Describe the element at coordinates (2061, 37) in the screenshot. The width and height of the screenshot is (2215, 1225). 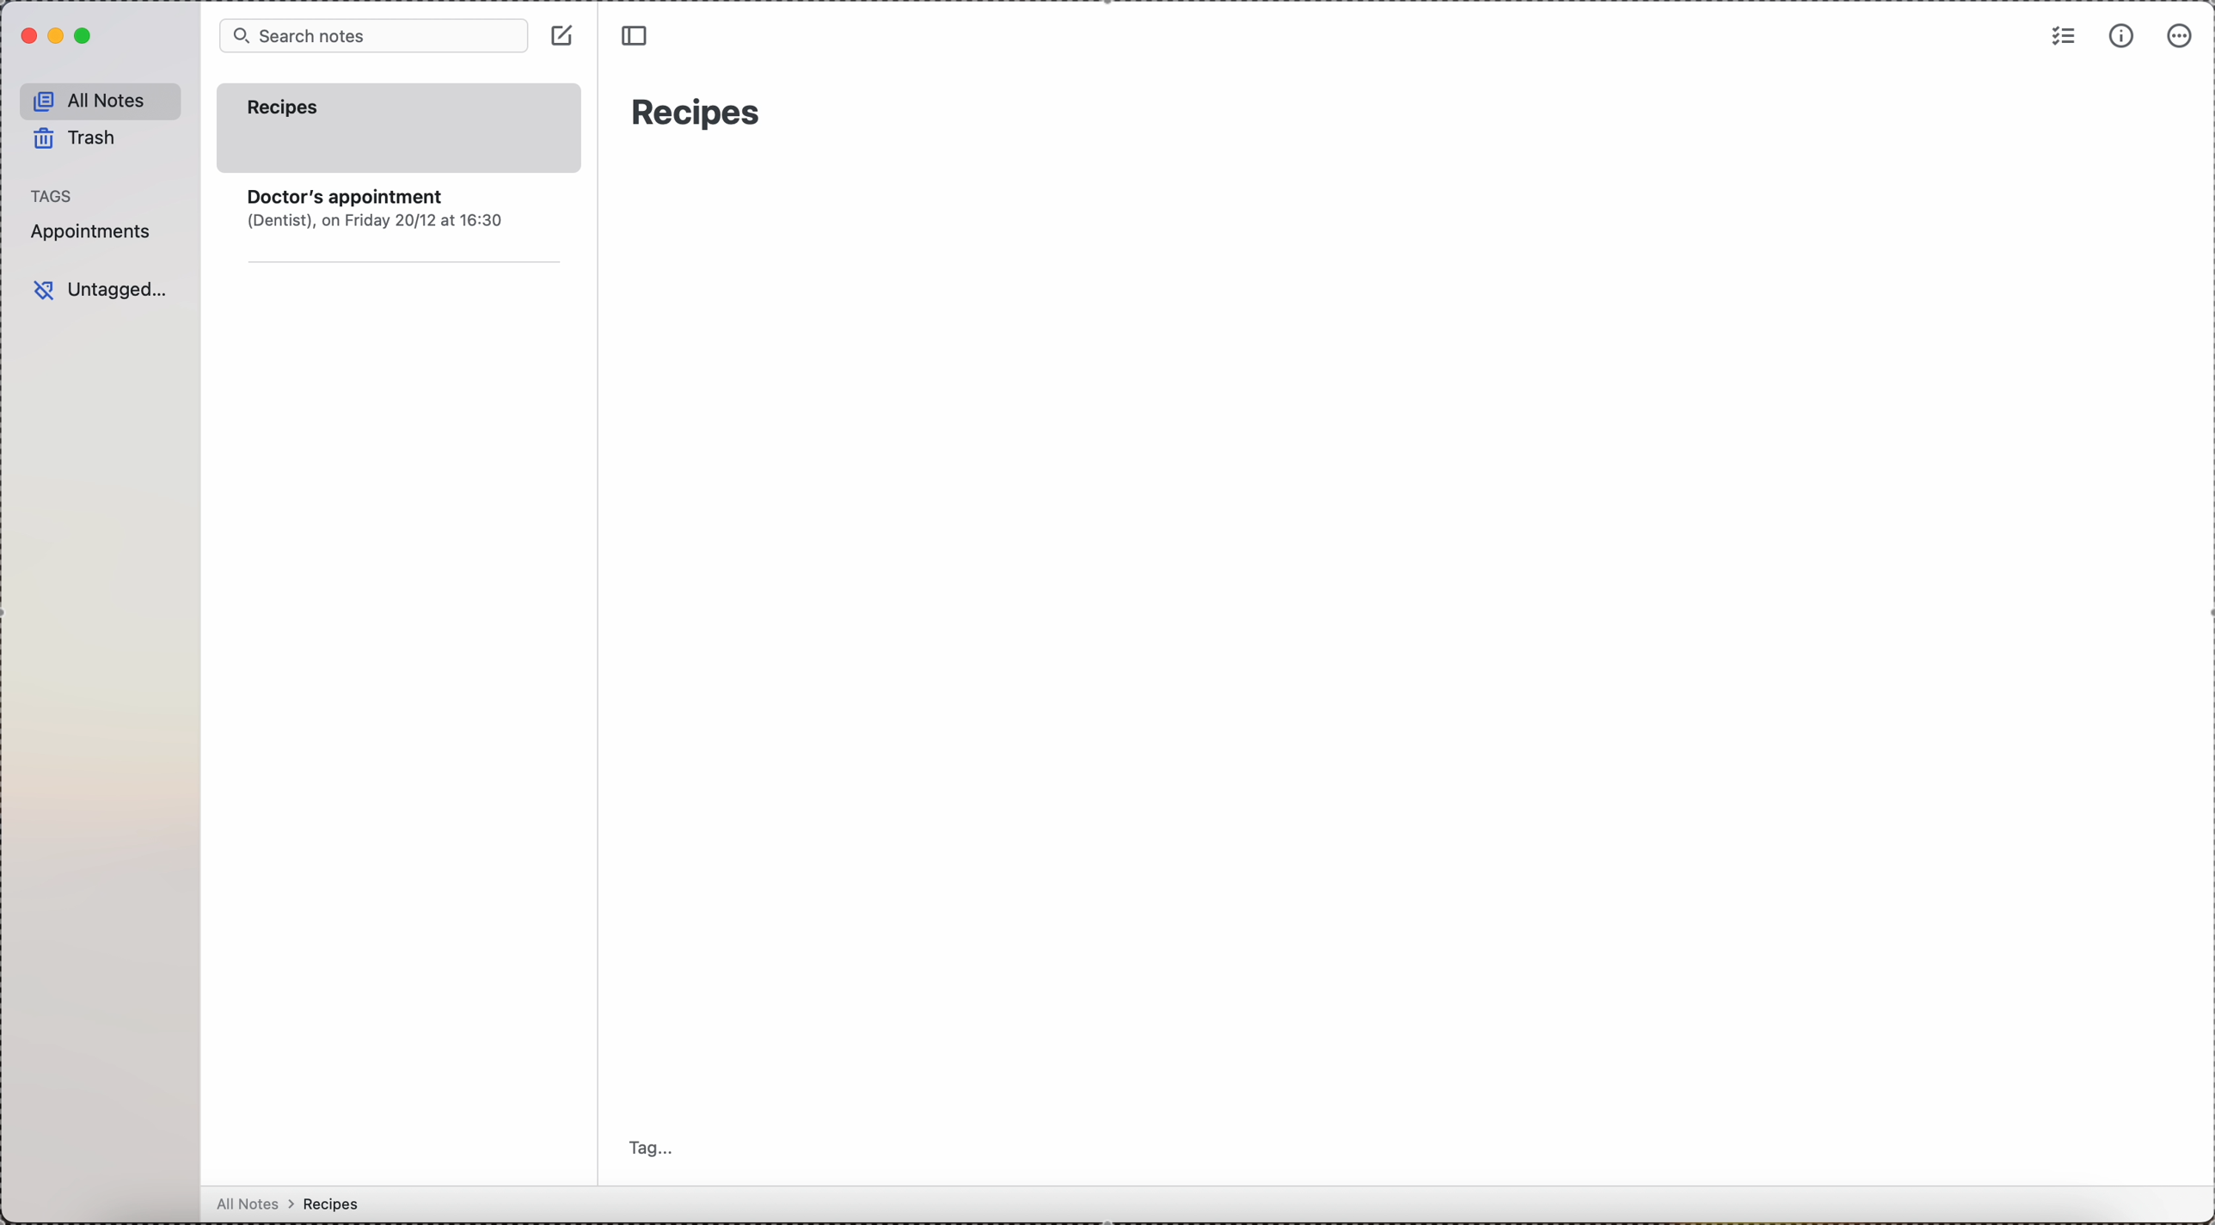
I see `check list` at that location.